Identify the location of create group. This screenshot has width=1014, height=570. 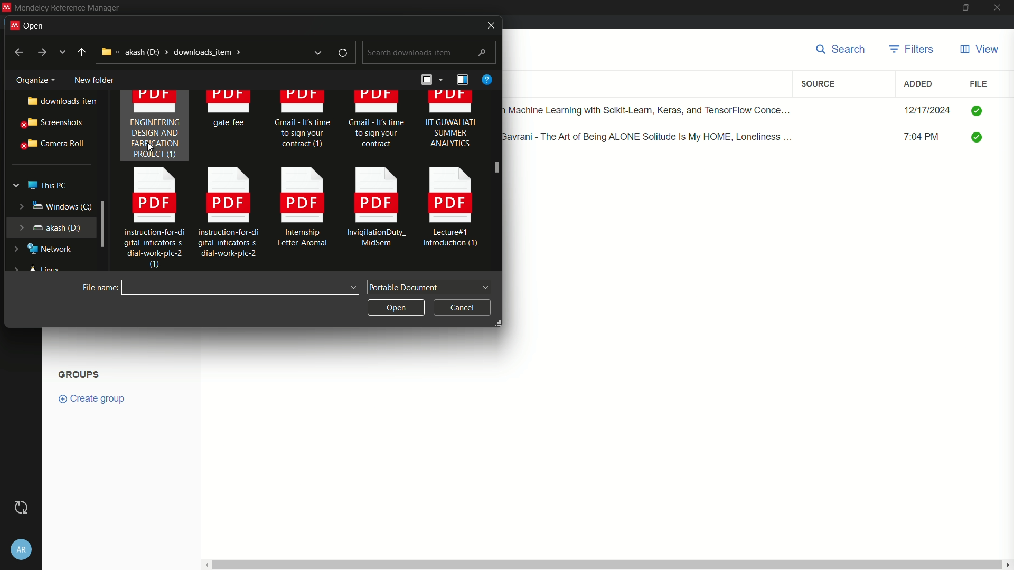
(97, 398).